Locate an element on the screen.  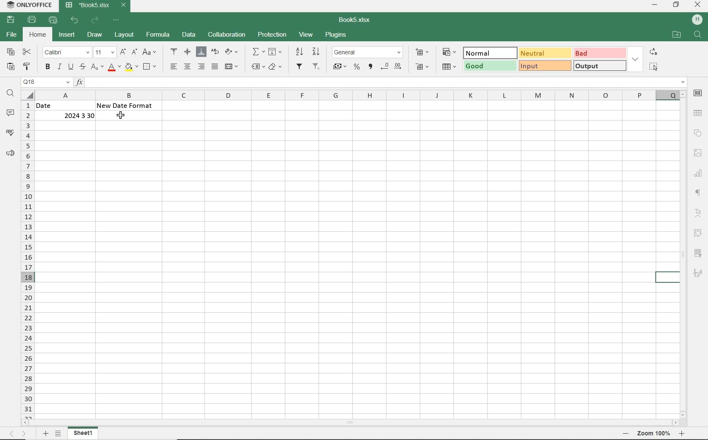
TABLE is located at coordinates (698, 113).